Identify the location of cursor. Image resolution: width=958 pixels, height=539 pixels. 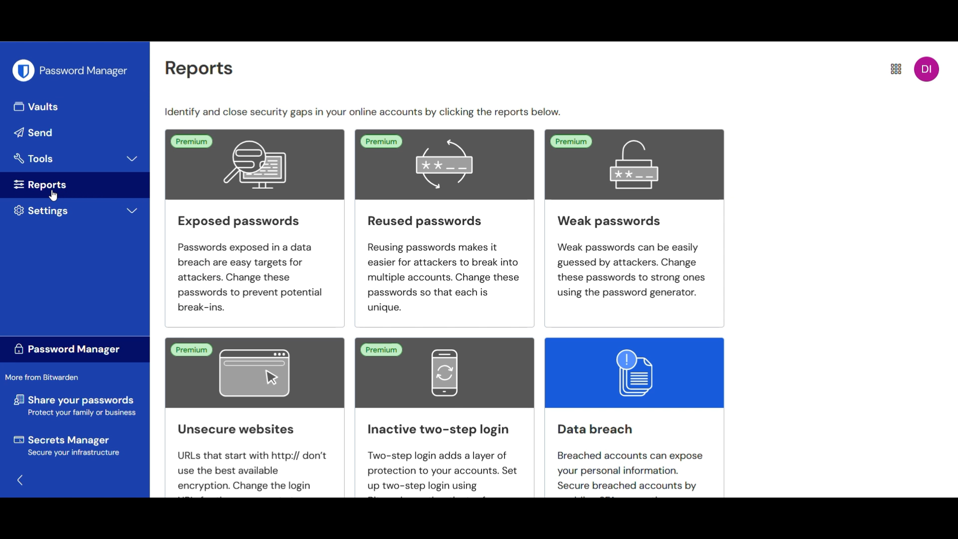
(53, 196).